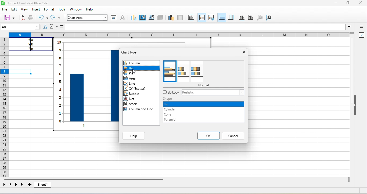  I want to click on add new sheet, so click(31, 185).